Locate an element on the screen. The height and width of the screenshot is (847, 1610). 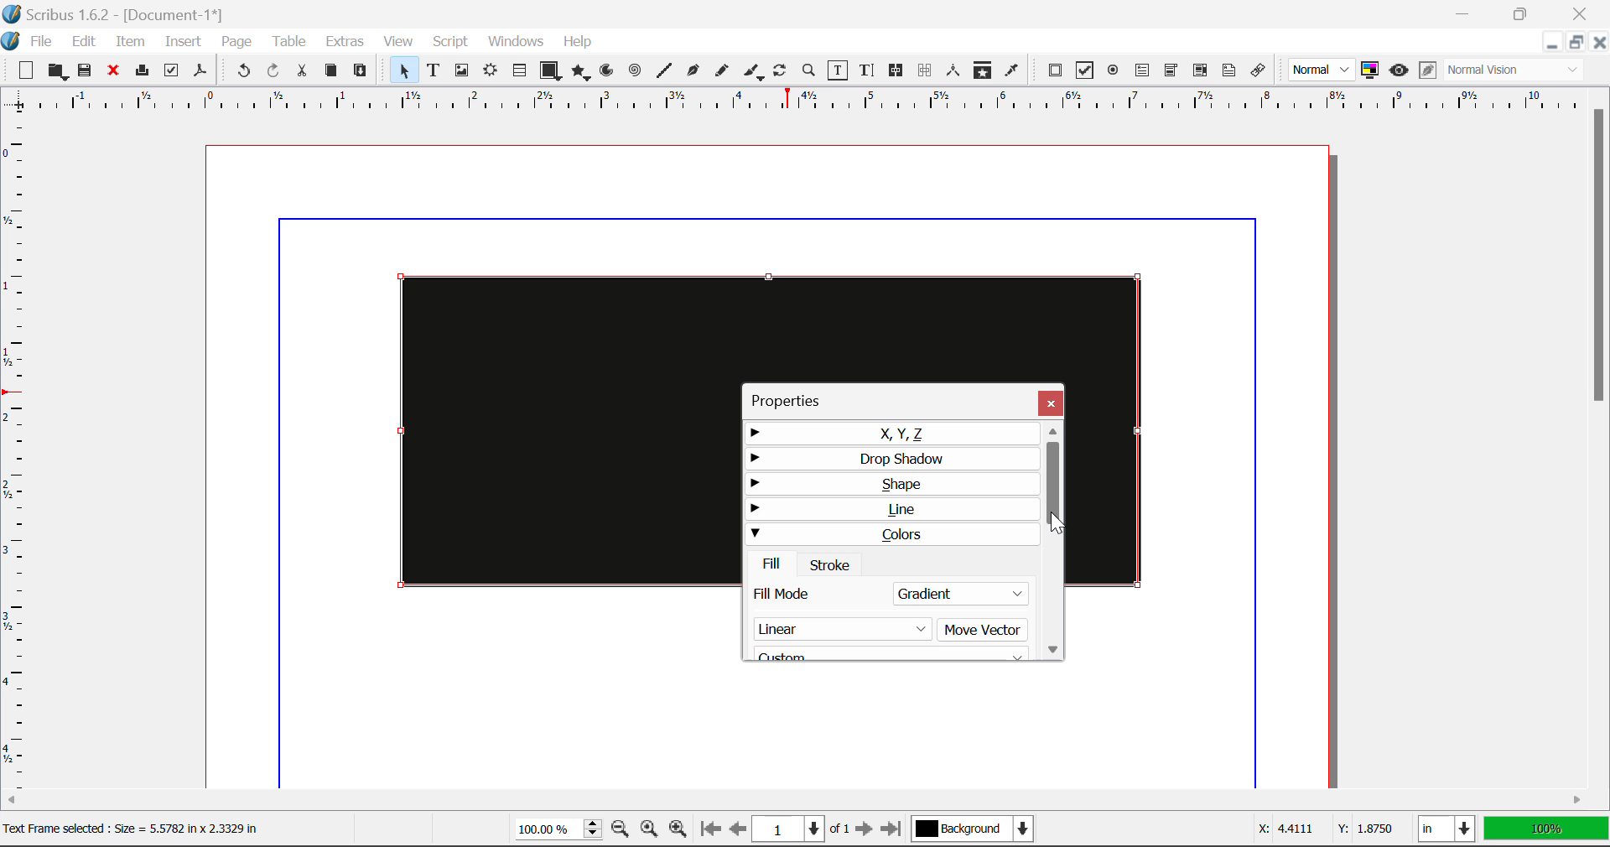
Table is located at coordinates (288, 43).